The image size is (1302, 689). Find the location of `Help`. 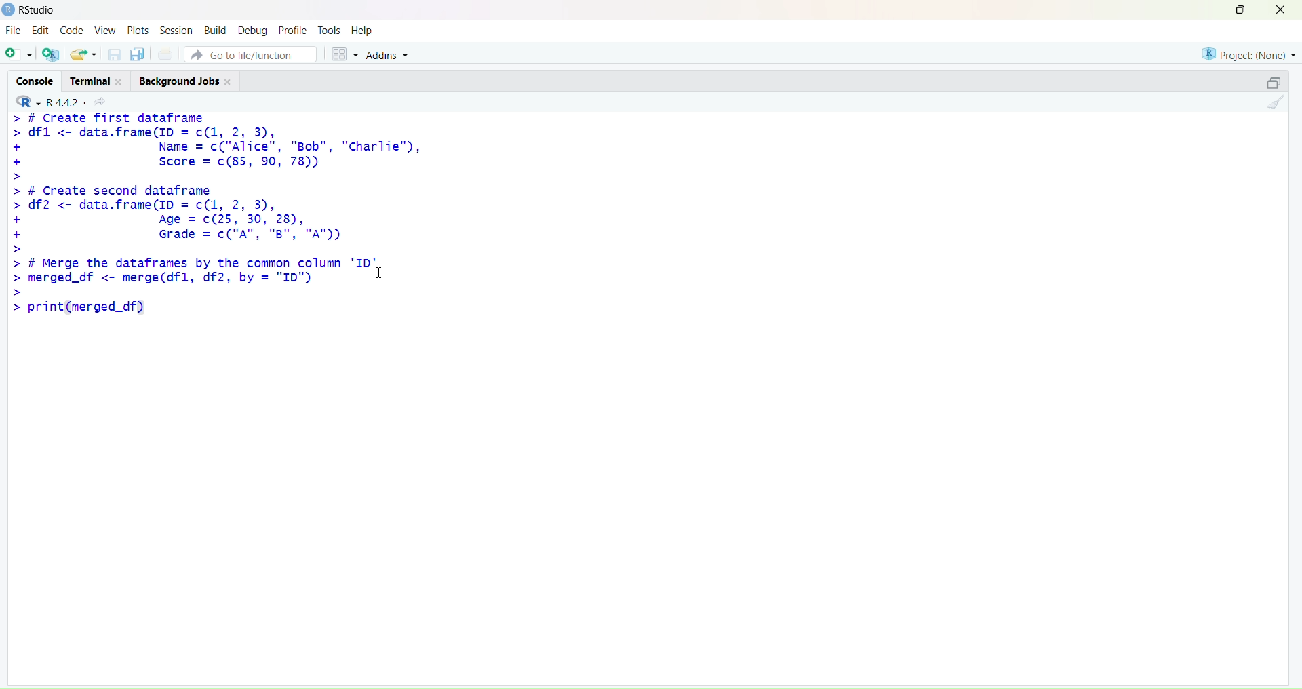

Help is located at coordinates (361, 30).